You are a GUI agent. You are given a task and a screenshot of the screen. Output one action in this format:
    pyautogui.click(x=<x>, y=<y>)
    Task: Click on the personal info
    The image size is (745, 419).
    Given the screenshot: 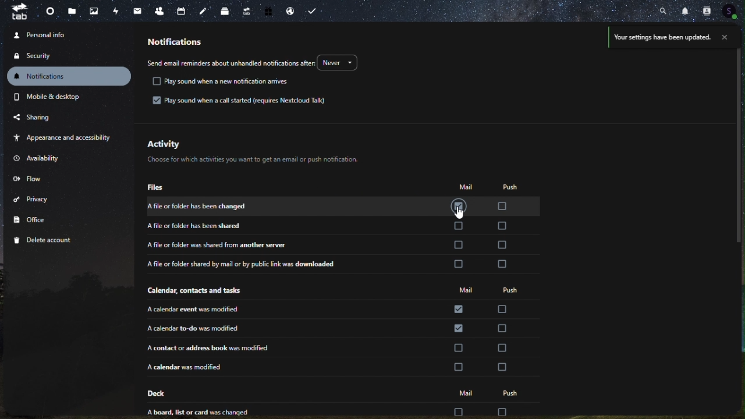 What is the action you would take?
    pyautogui.click(x=69, y=35)
    